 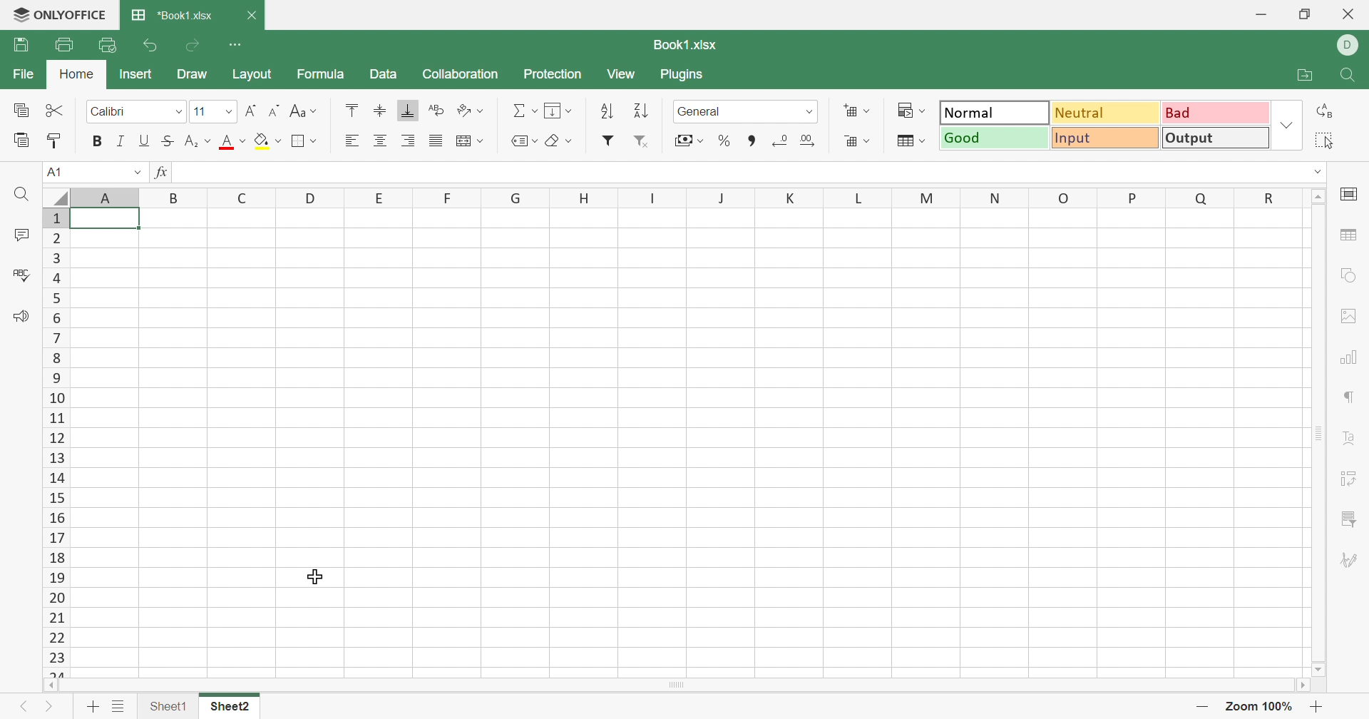 I want to click on Protection, so click(x=553, y=73).